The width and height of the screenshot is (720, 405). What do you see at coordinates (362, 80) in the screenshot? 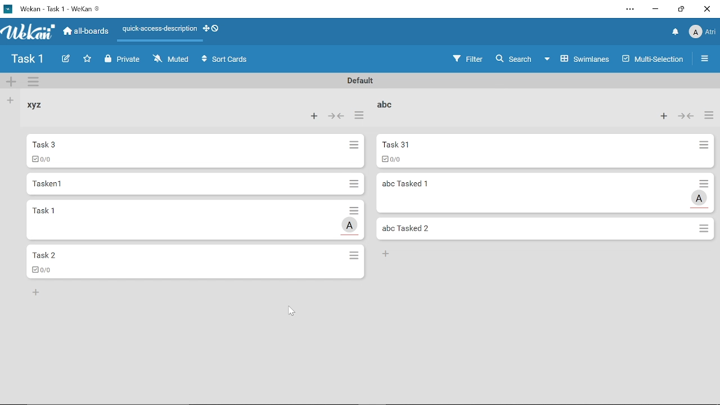
I see `Default` at bounding box center [362, 80].